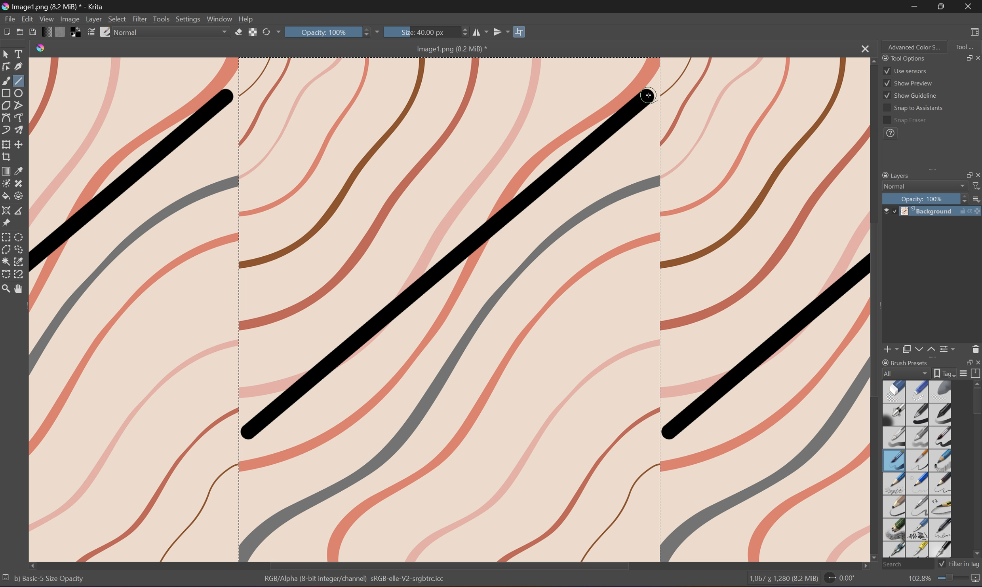 The image size is (982, 587). Describe the element at coordinates (521, 31) in the screenshot. I see `Wrap Around` at that location.